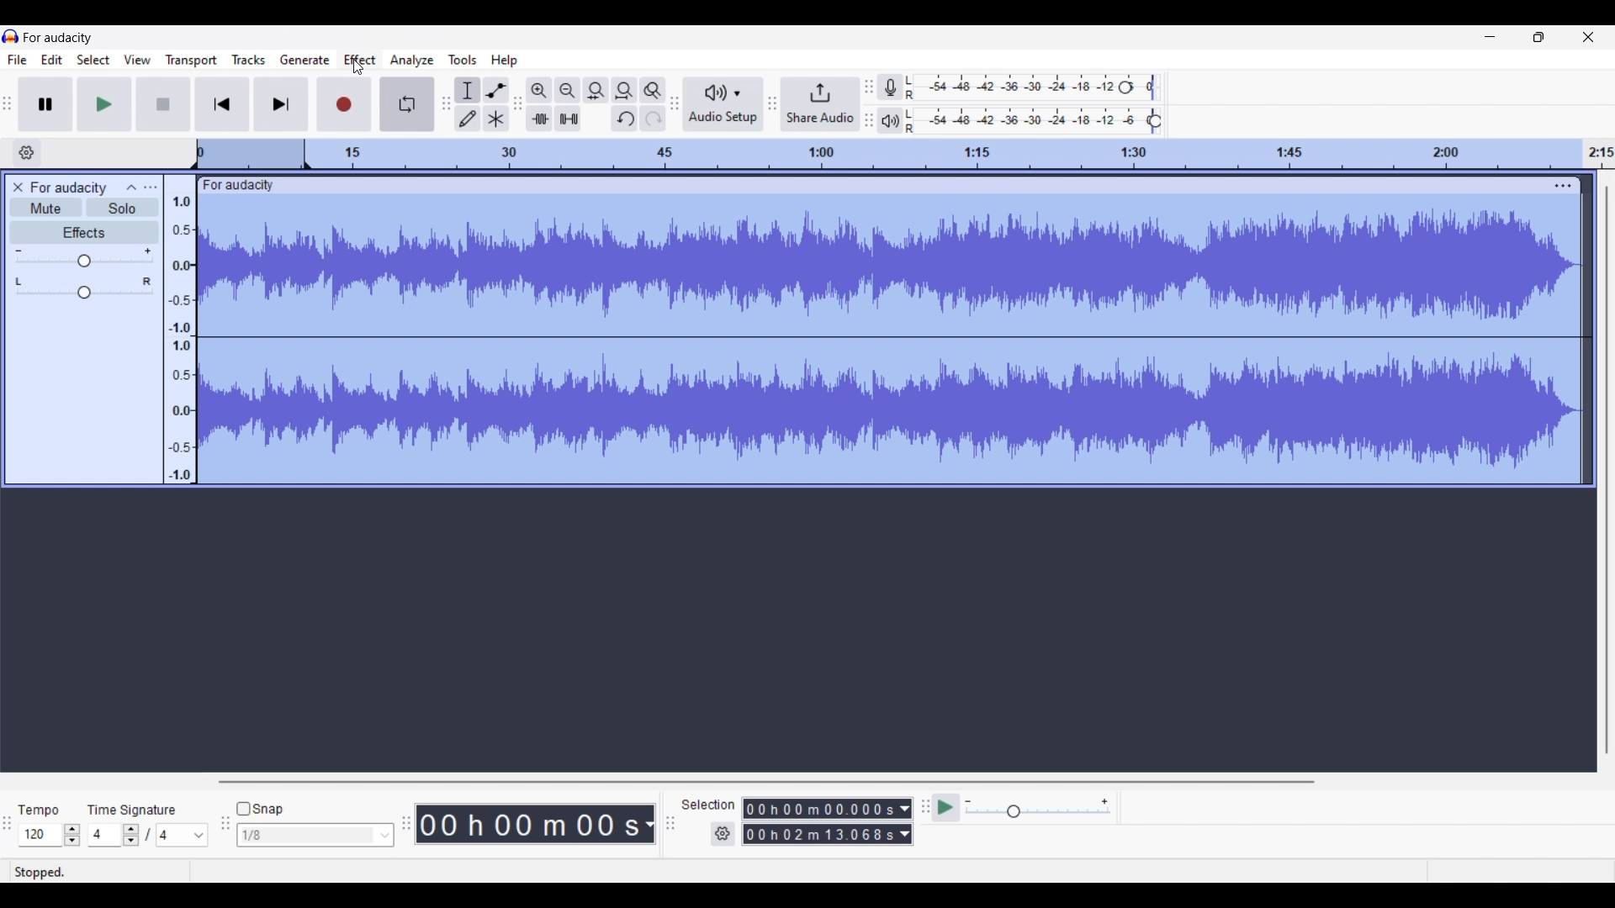 The image size is (1615, 908). Describe the element at coordinates (1563, 186) in the screenshot. I see `Track settings` at that location.